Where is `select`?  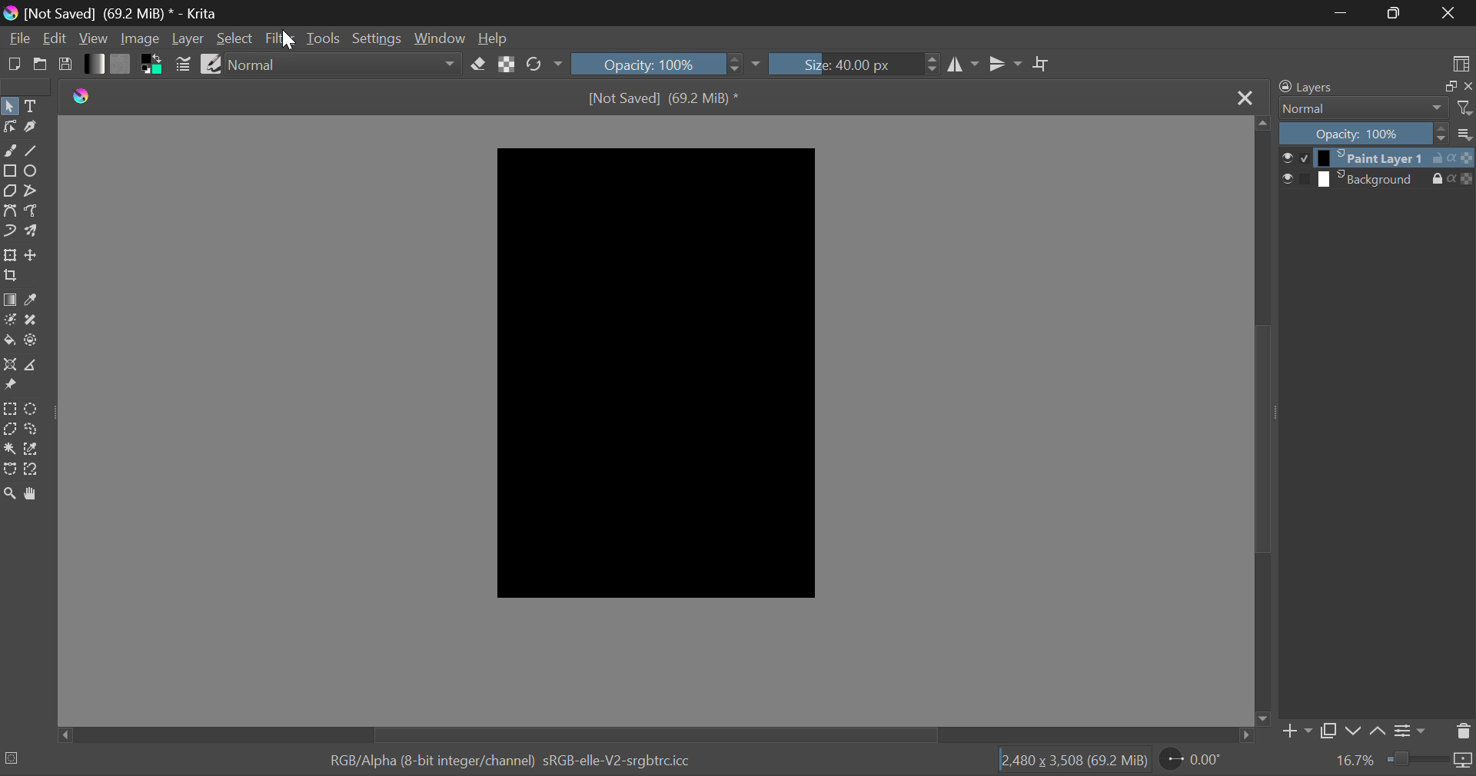 select is located at coordinates (1285, 156).